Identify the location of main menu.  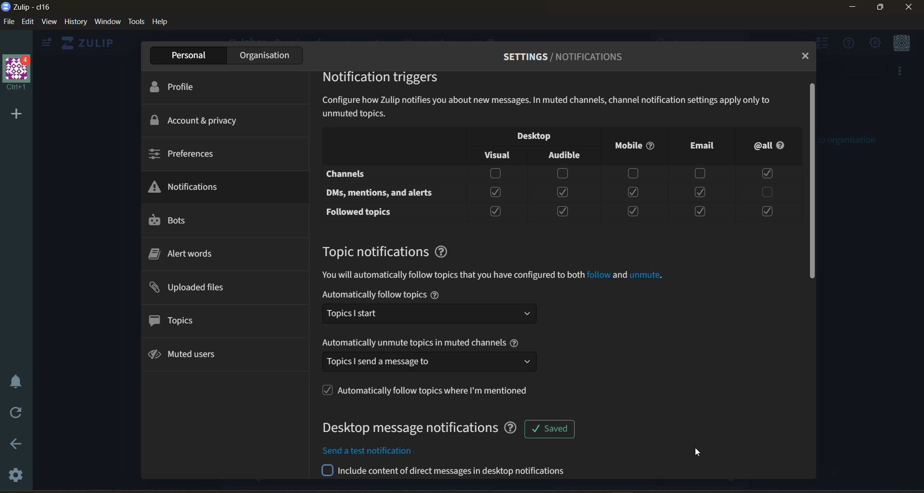
(874, 43).